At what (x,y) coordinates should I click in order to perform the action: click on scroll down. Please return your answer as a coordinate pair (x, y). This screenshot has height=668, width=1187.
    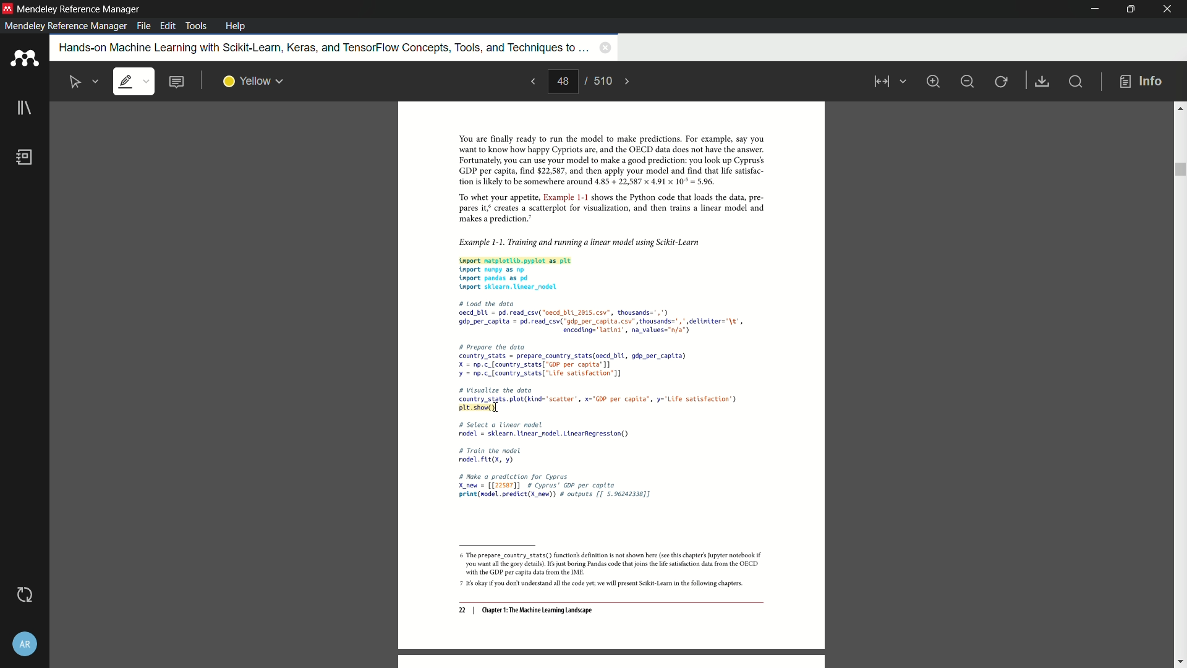
    Looking at the image, I should click on (1180, 662).